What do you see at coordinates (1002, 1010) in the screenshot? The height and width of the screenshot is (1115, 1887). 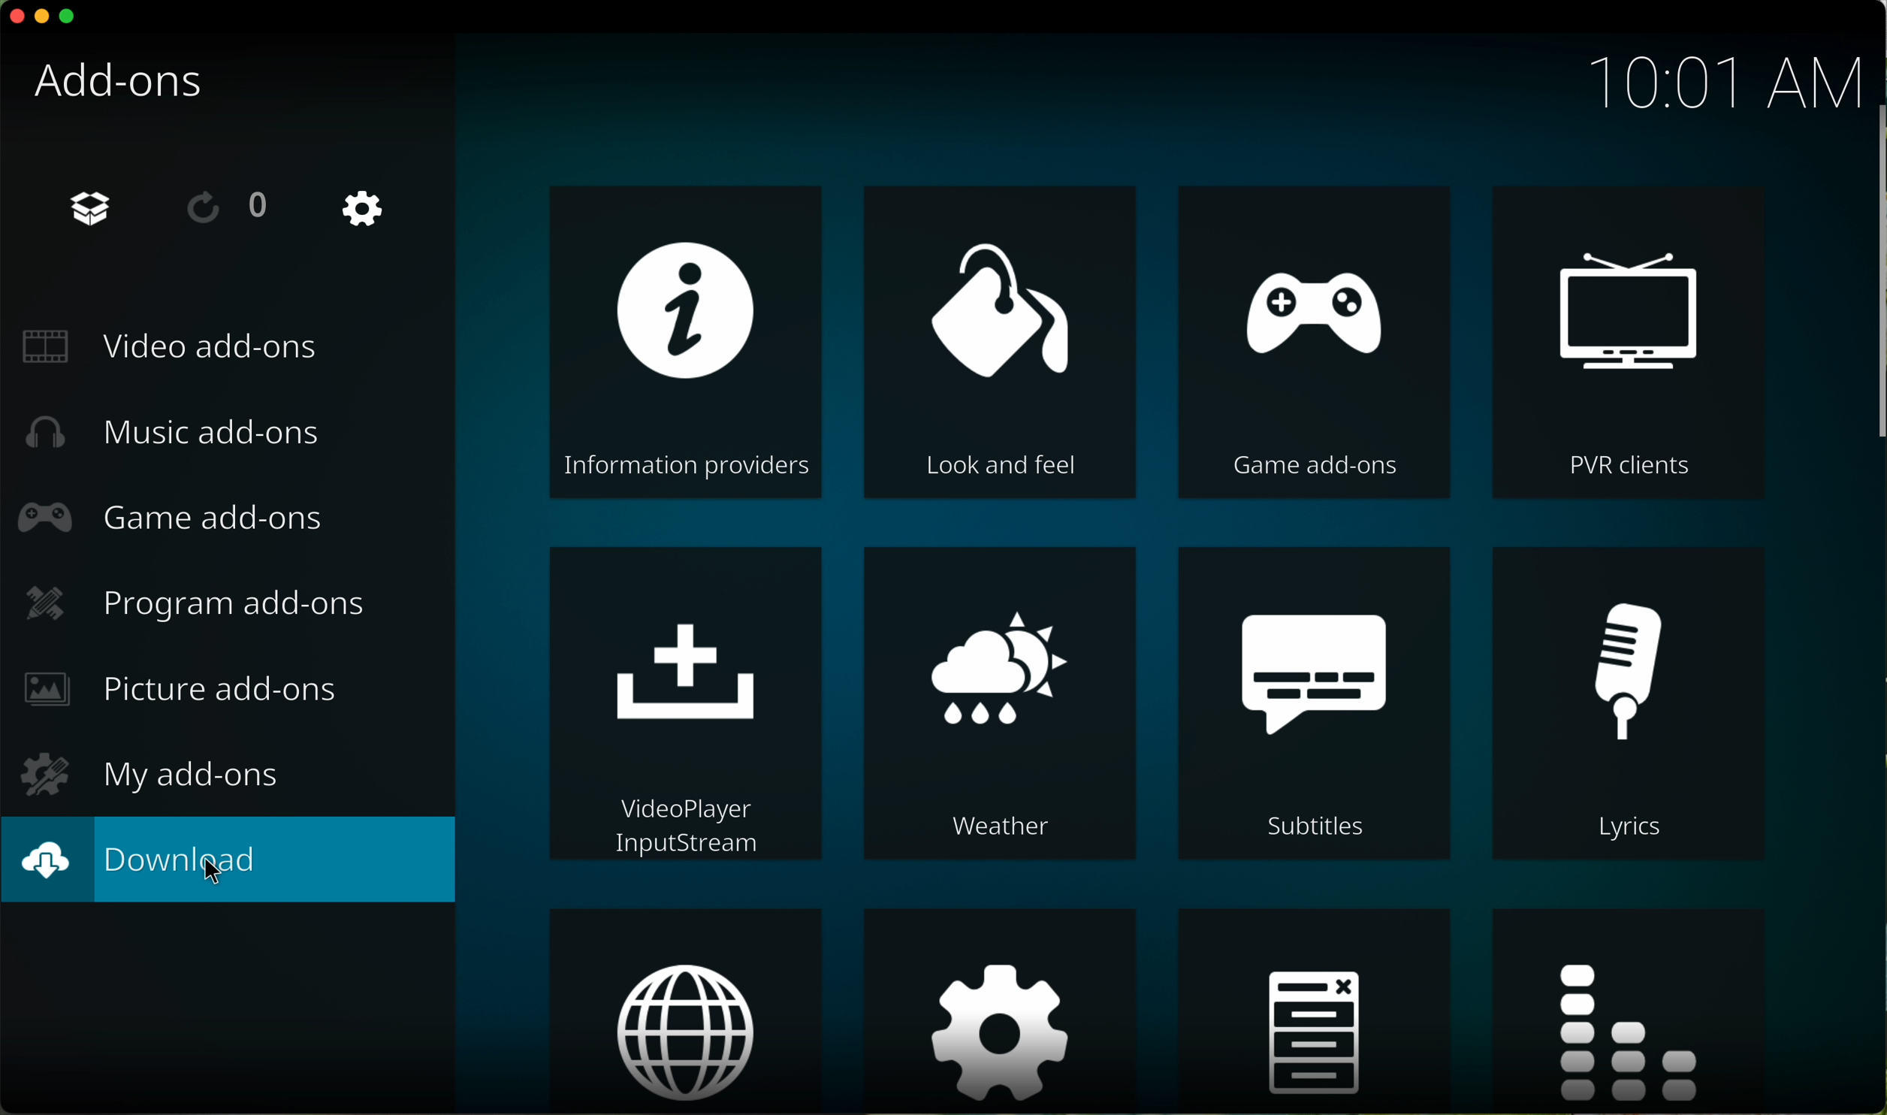 I see `settings` at bounding box center [1002, 1010].